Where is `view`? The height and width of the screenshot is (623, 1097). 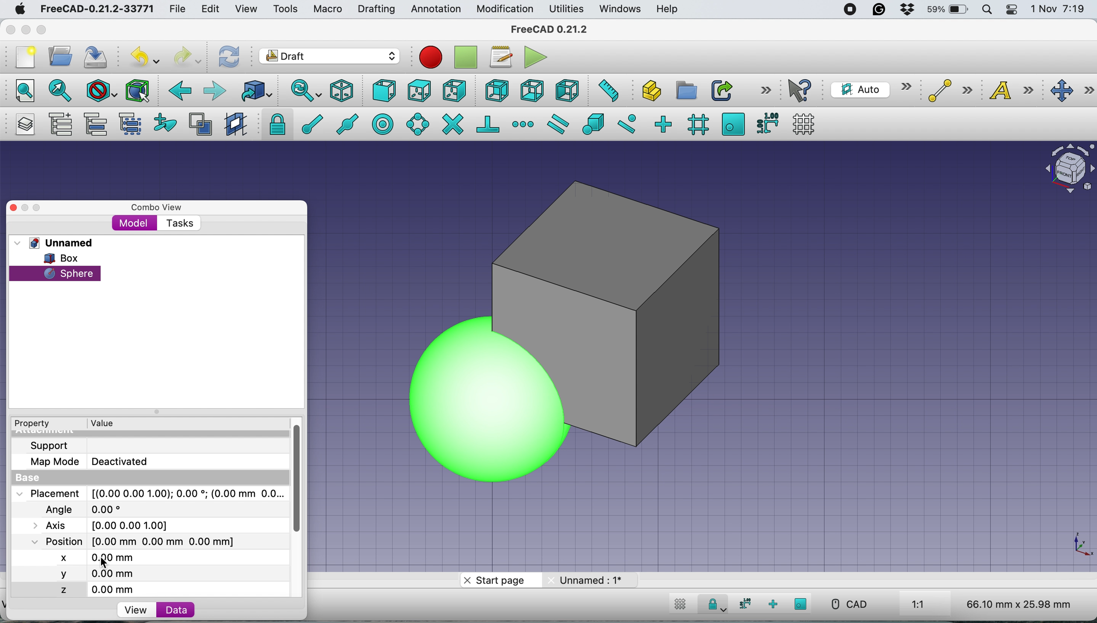 view is located at coordinates (135, 610).